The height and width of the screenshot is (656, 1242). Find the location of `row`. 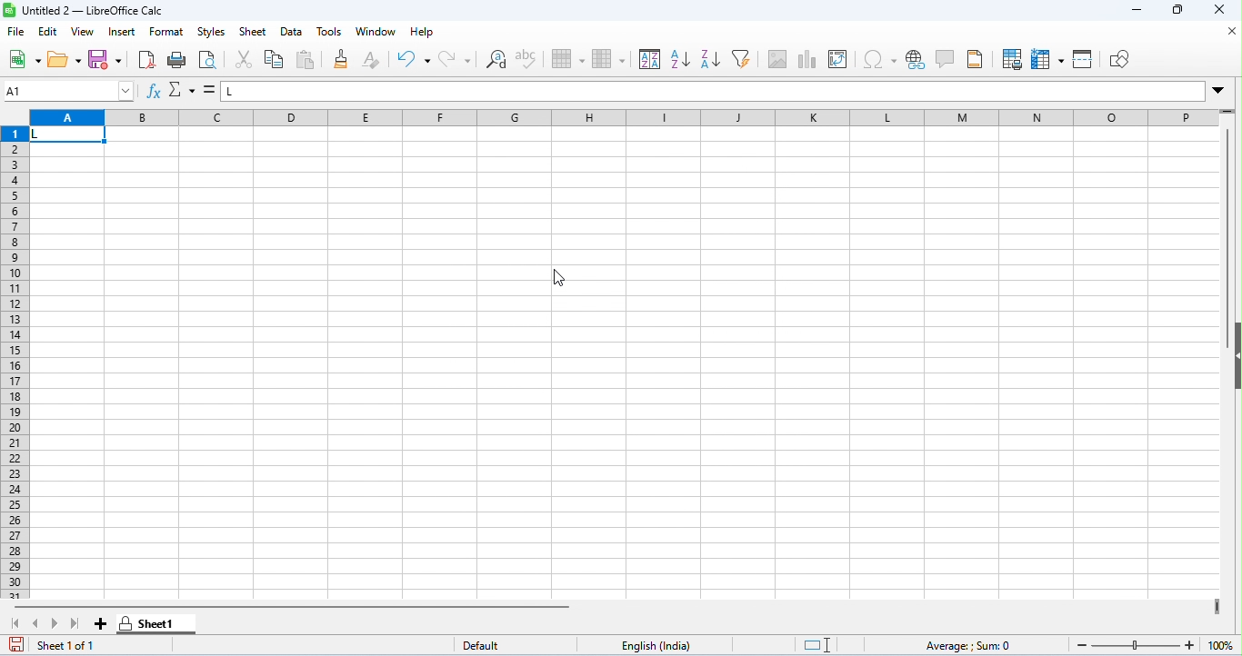

row is located at coordinates (564, 59).